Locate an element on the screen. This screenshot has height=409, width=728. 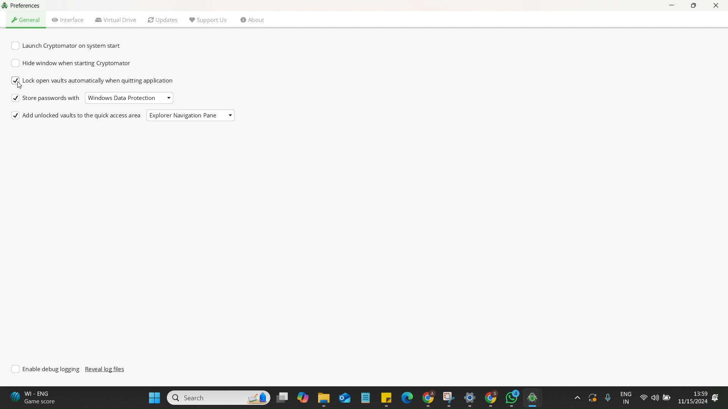
Reveal Log Files is located at coordinates (106, 369).